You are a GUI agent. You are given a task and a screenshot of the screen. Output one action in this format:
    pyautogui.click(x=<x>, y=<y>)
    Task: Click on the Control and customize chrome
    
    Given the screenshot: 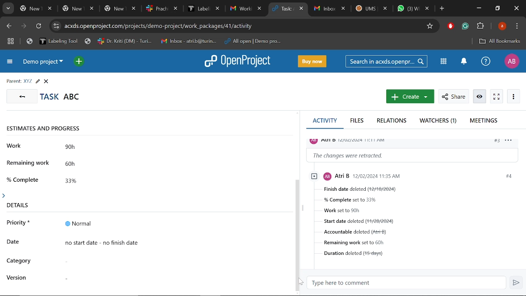 What is the action you would take?
    pyautogui.click(x=518, y=26)
    